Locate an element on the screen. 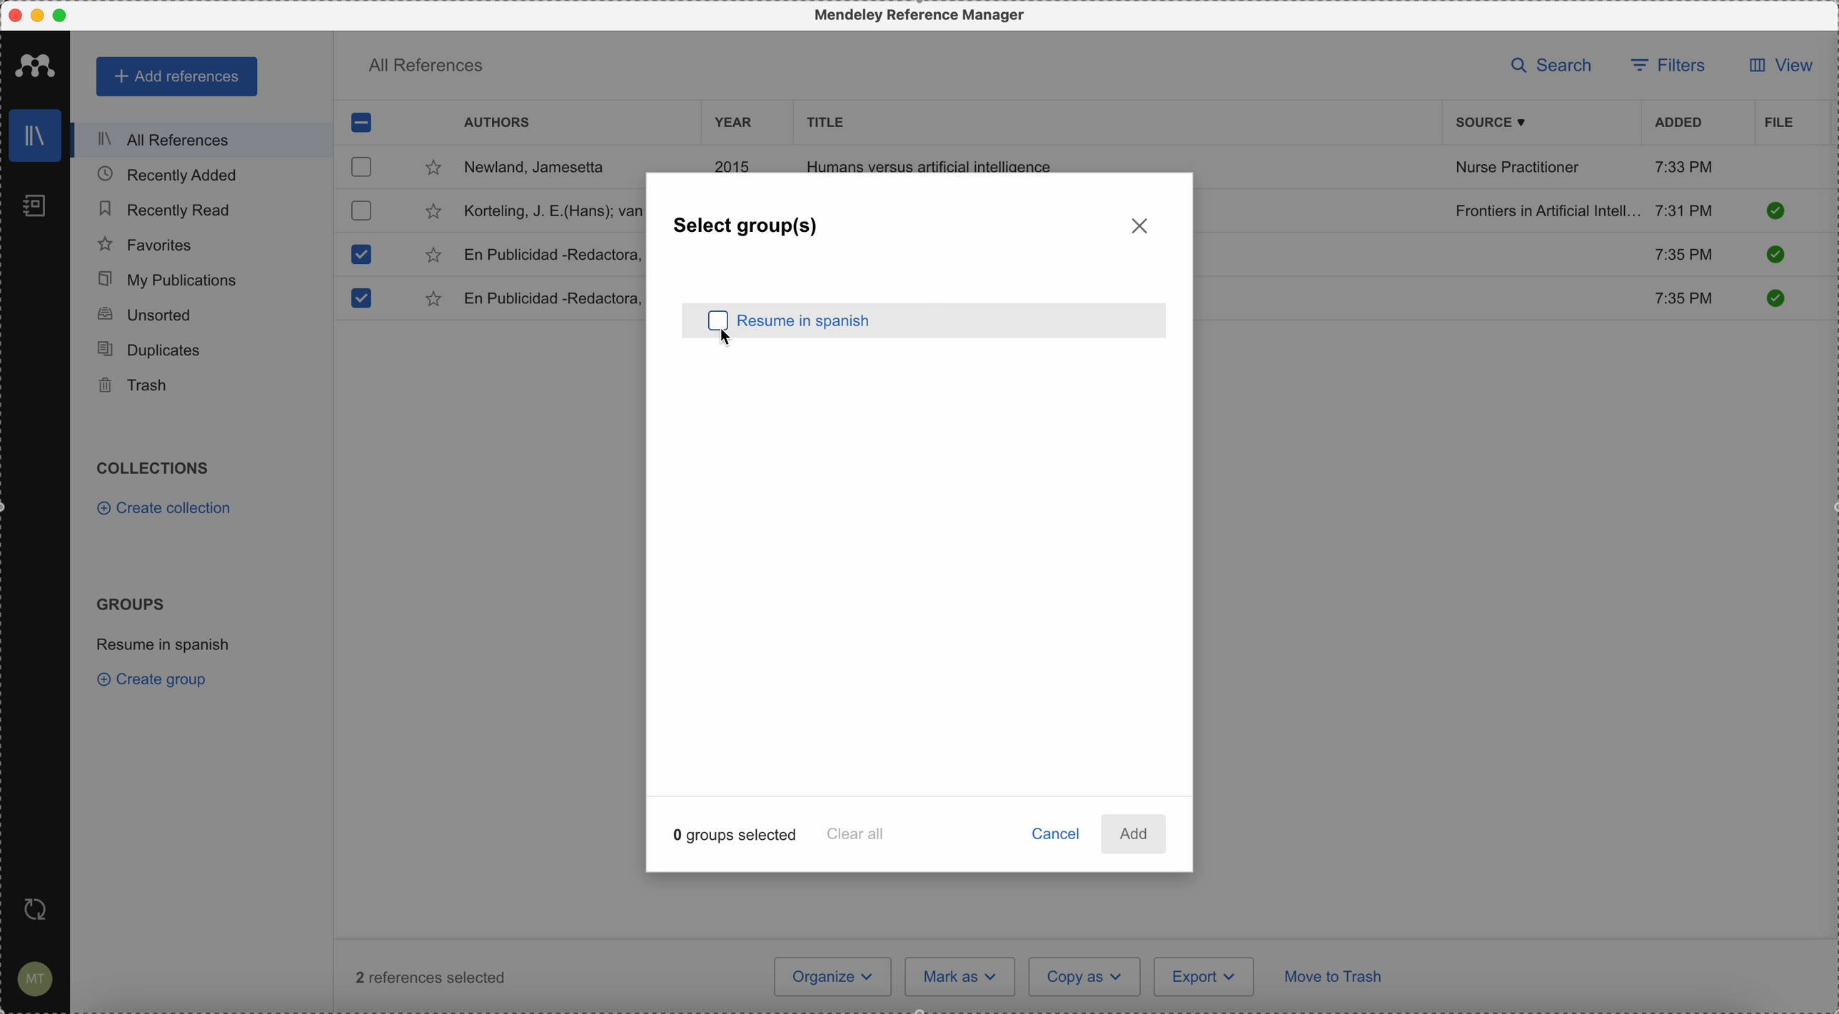 This screenshot has width=1839, height=1014. add references is located at coordinates (178, 77).